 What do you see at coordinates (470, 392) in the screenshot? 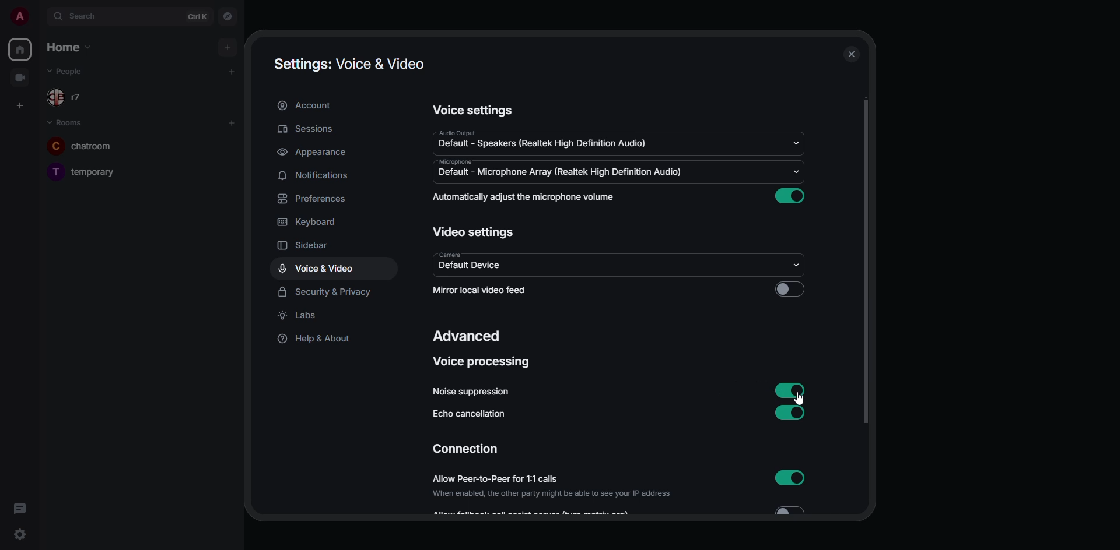
I see `noise suppression` at bounding box center [470, 392].